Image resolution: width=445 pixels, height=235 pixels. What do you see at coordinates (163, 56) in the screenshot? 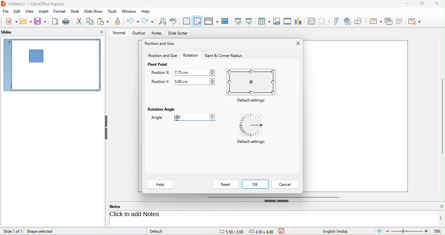
I see `position and size` at bounding box center [163, 56].